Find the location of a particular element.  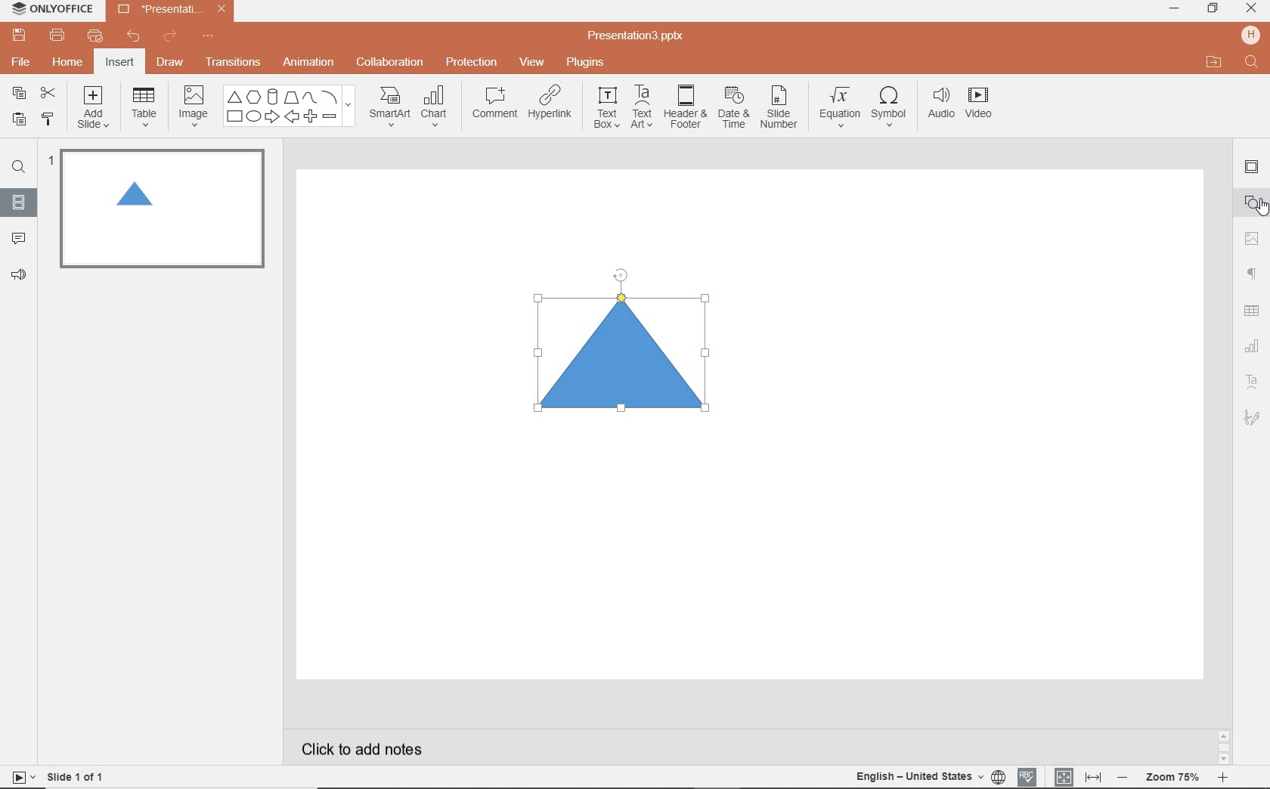

SAVE is located at coordinates (21, 34).